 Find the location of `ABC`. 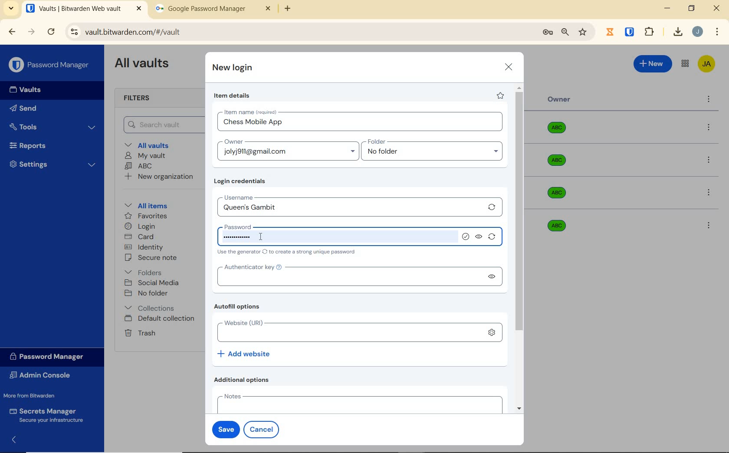

ABC is located at coordinates (138, 166).